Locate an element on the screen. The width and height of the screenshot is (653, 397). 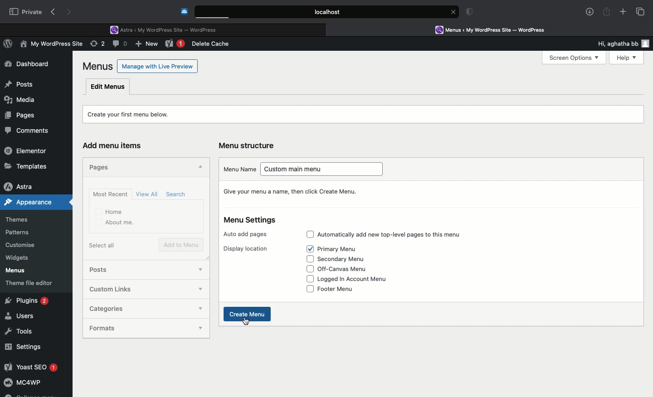
Manage with Live Preview is located at coordinates (158, 66).